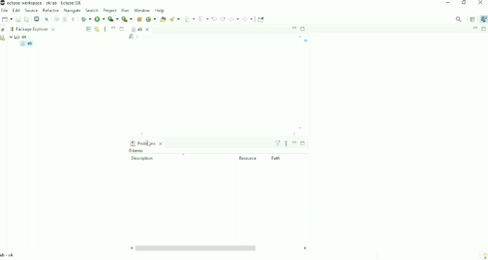 This screenshot has height=260, width=488. Describe the element at coordinates (278, 143) in the screenshot. I see `Filters` at that location.